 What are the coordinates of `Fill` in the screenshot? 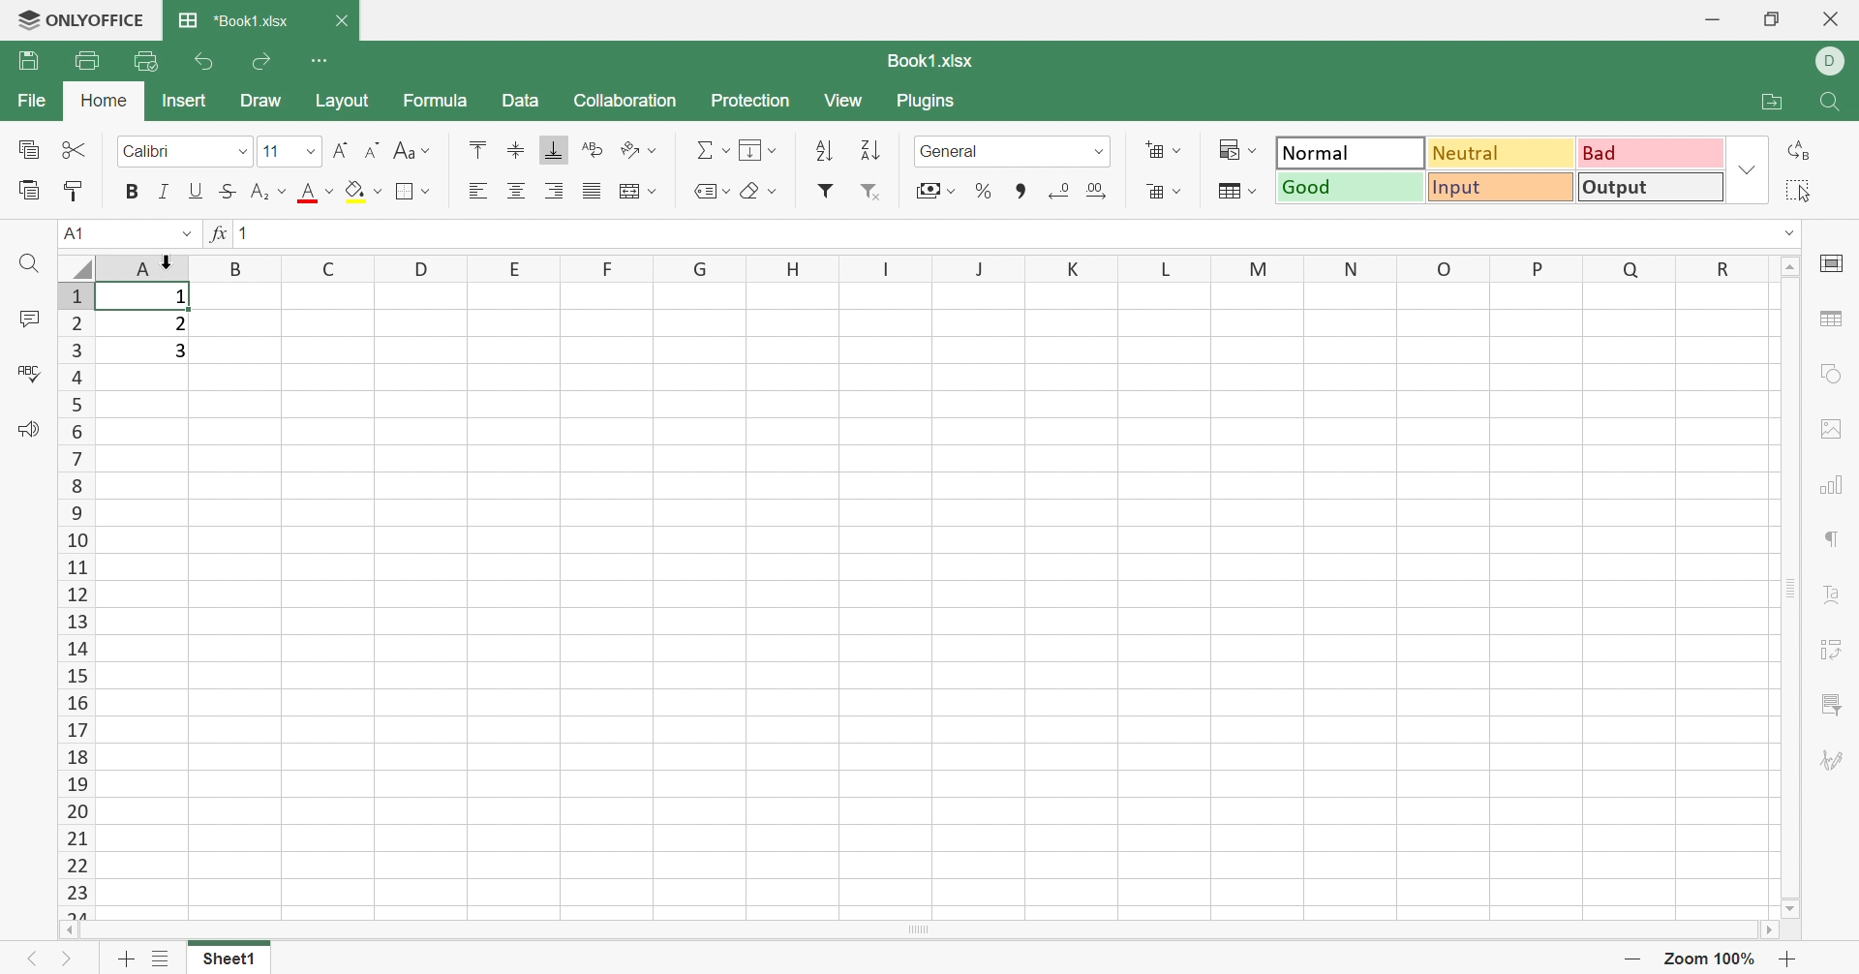 It's located at (756, 149).